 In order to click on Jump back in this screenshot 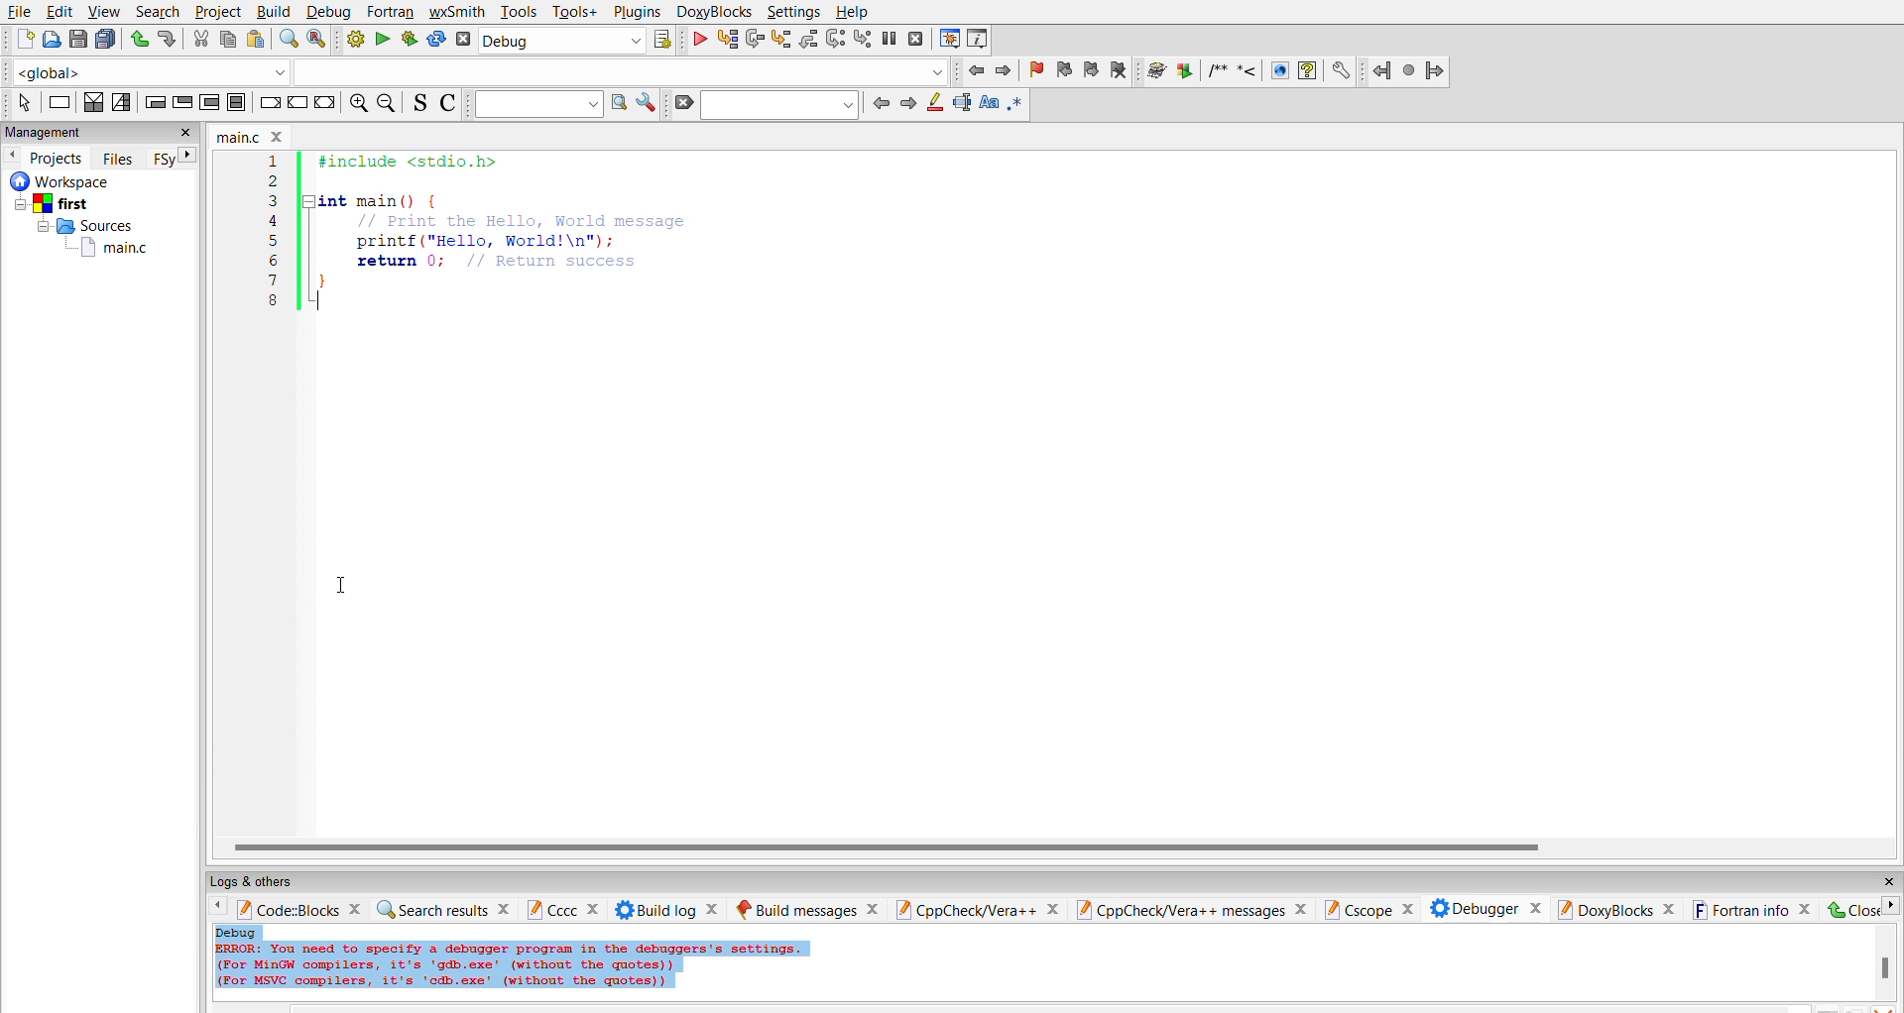, I will do `click(1378, 70)`.